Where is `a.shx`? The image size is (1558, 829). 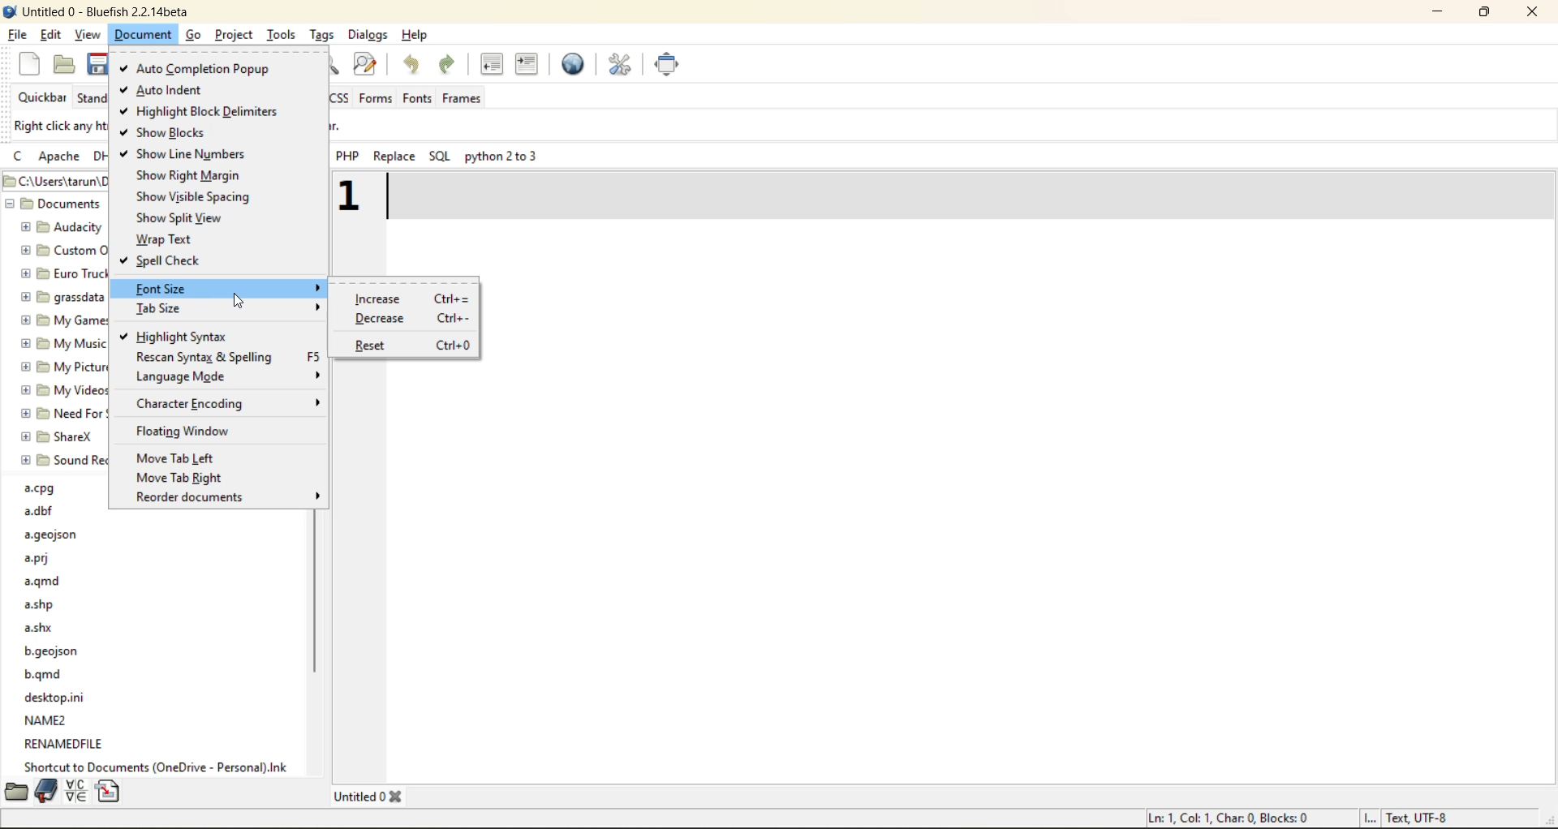
a.shx is located at coordinates (41, 626).